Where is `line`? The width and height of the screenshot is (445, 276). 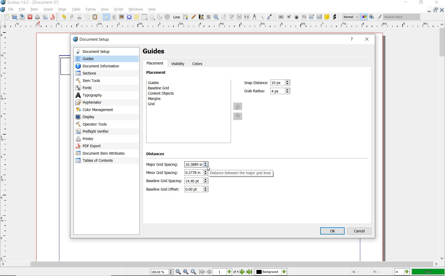 line is located at coordinates (176, 17).